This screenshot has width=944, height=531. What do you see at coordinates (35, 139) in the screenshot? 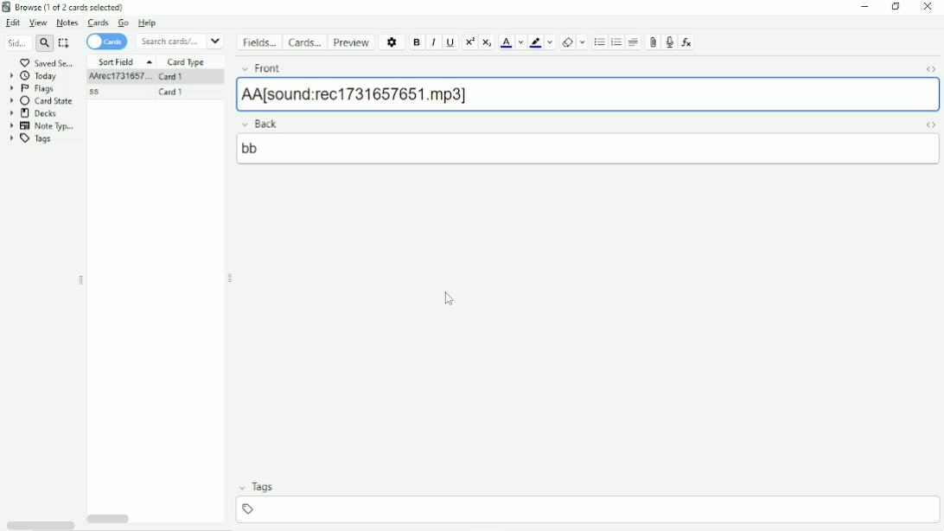
I see `Tags` at bounding box center [35, 139].